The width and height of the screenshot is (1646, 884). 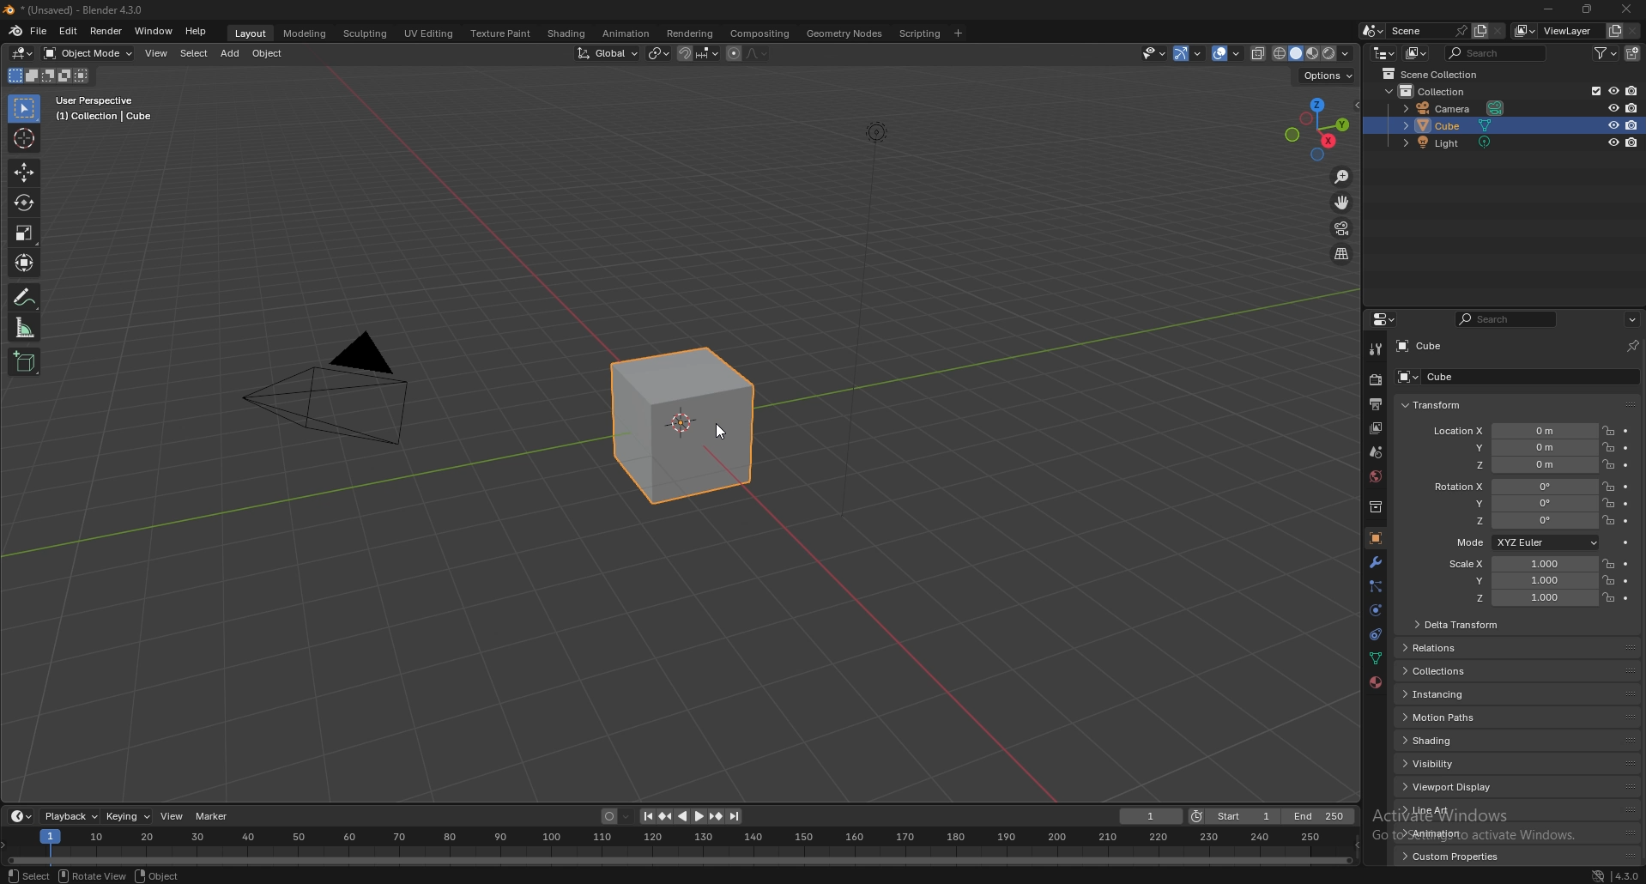 I want to click on version, so click(x=1628, y=875).